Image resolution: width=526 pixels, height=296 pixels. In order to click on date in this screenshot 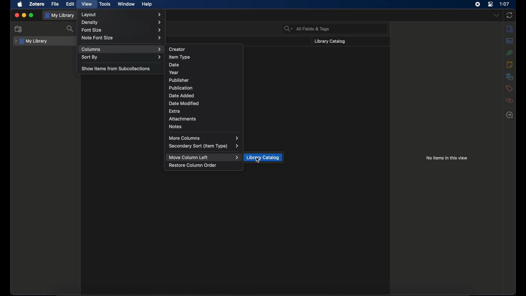, I will do `click(174, 65)`.